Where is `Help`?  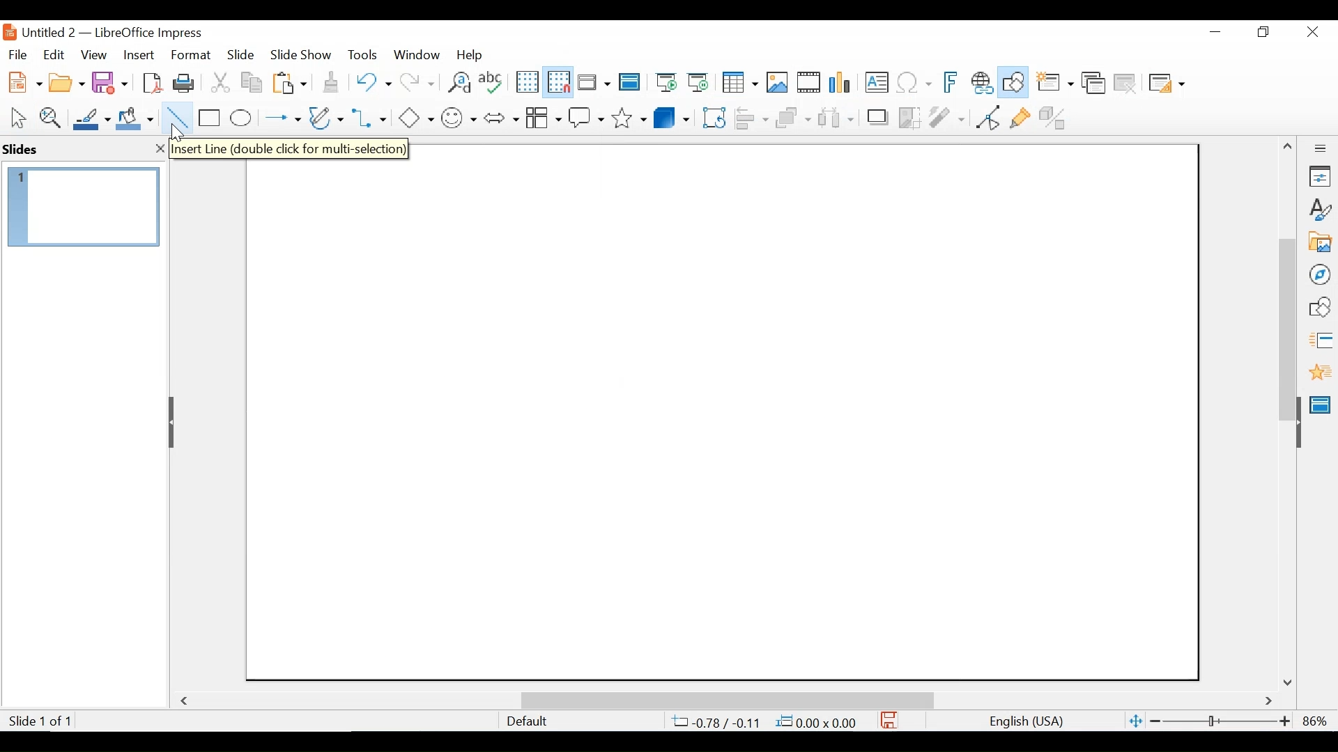
Help is located at coordinates (473, 54).